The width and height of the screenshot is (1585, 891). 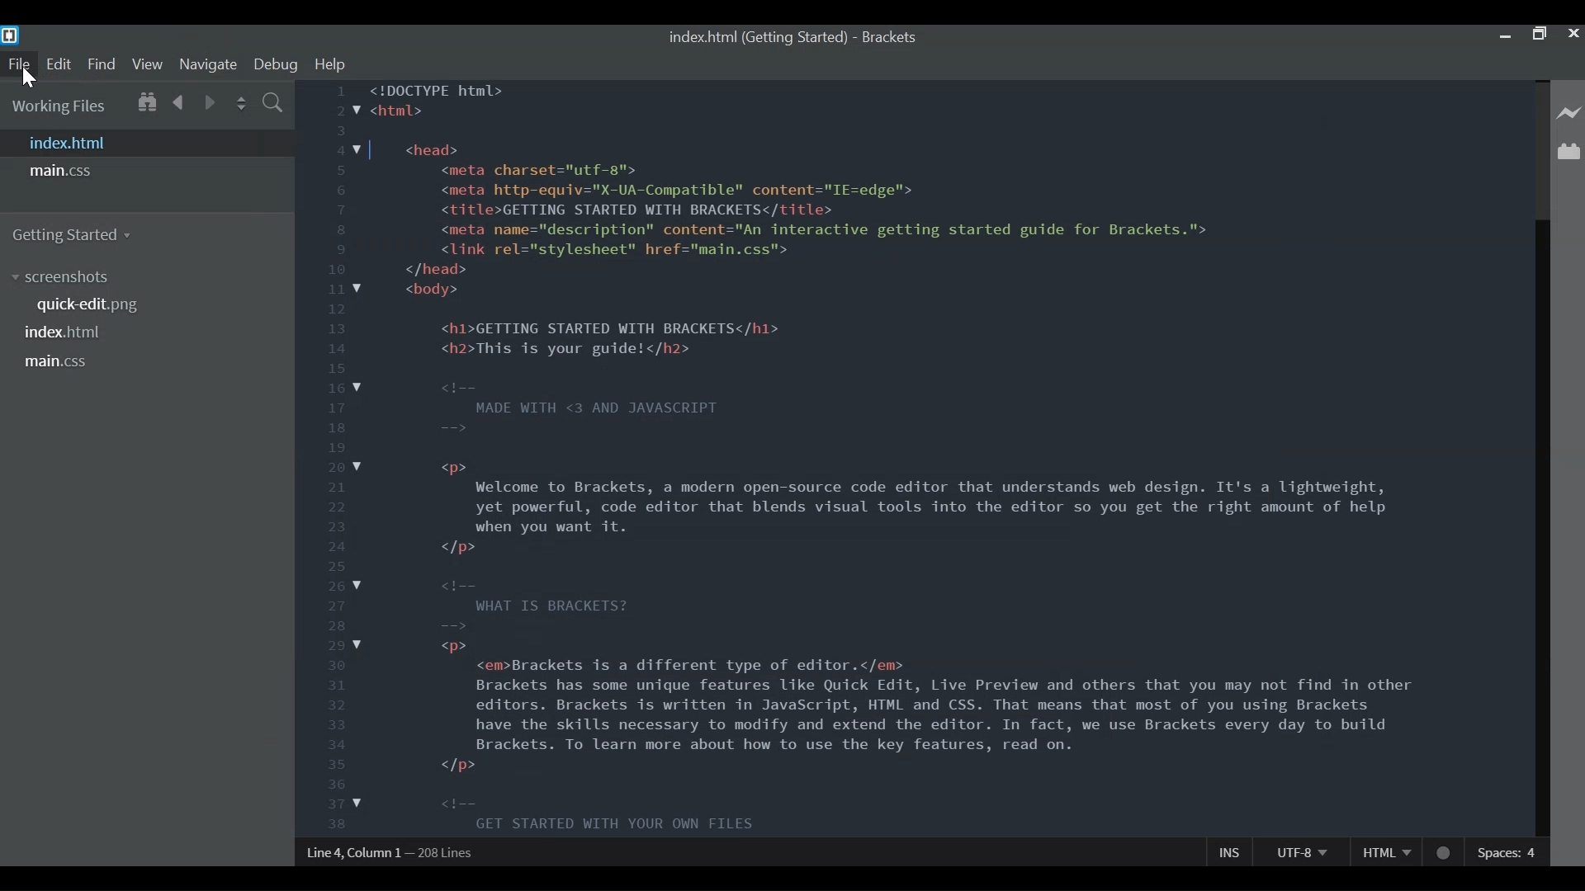 I want to click on screenshots, so click(x=65, y=277).